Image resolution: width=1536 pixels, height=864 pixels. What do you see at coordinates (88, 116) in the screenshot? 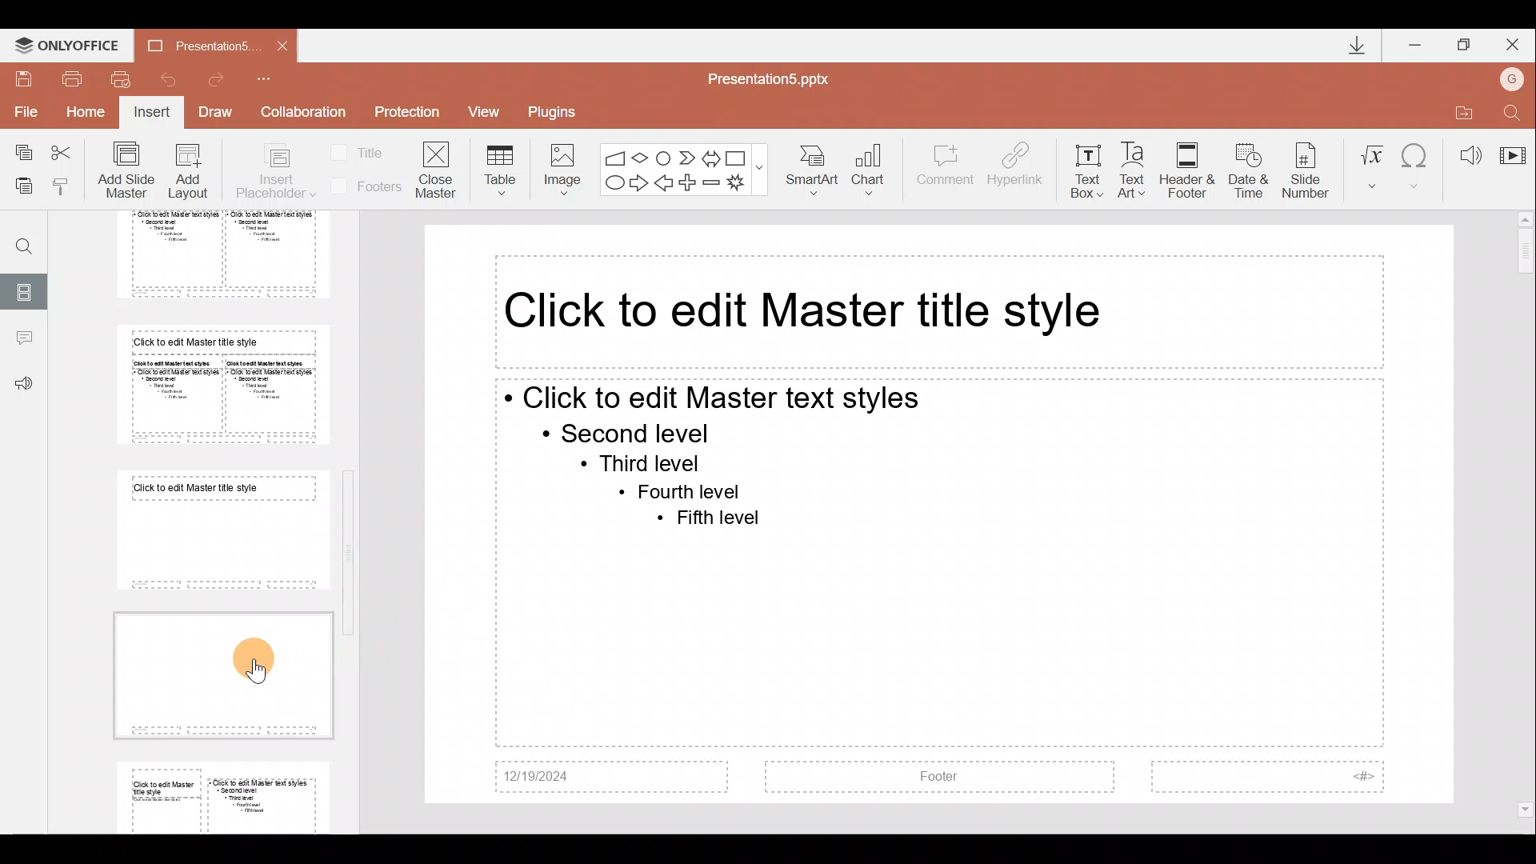
I see `Home` at bounding box center [88, 116].